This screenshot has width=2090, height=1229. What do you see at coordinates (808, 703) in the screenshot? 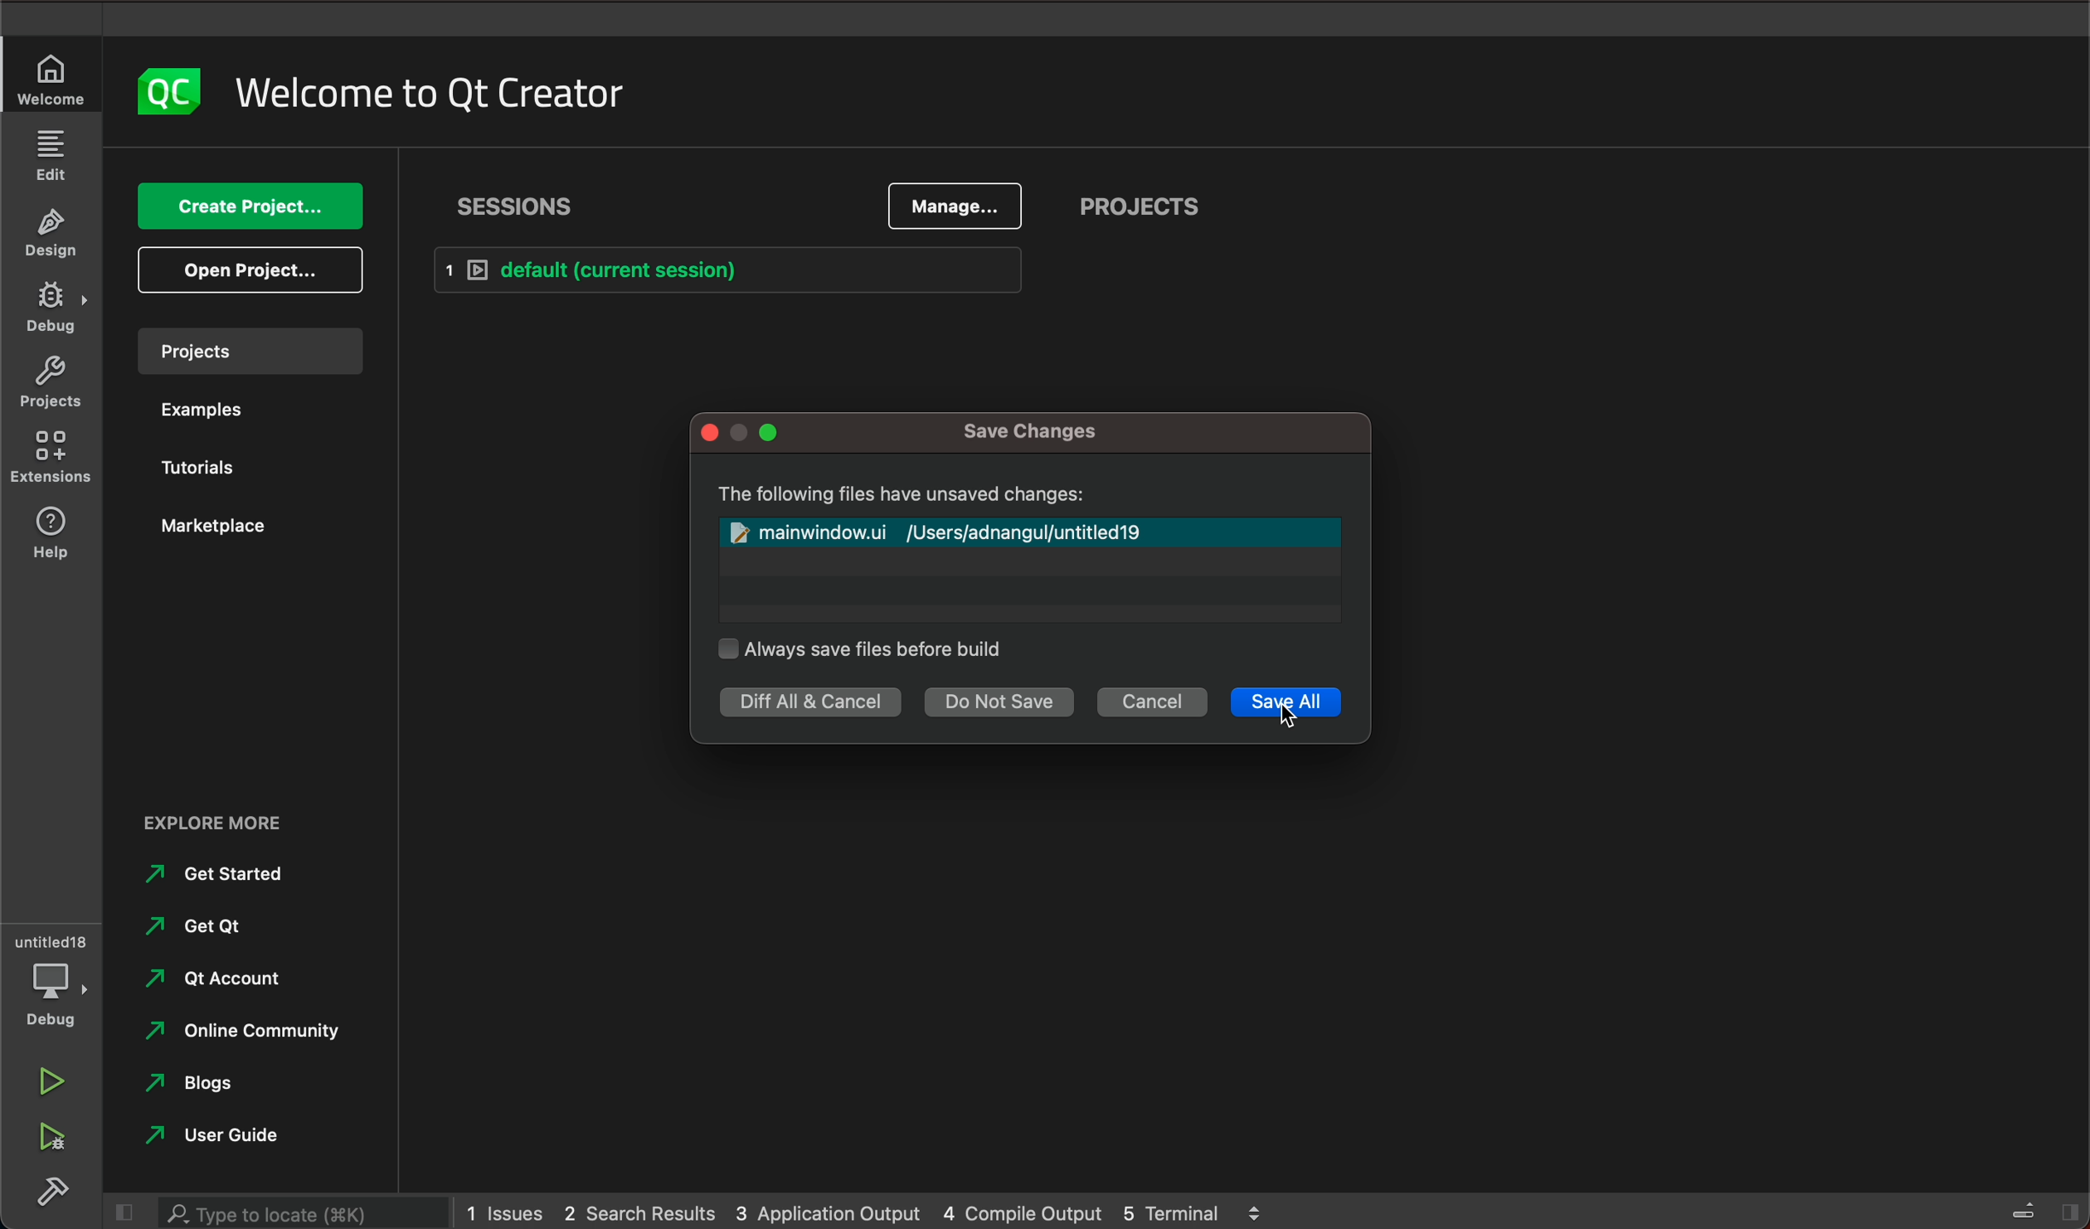
I see `diff and cancel` at bounding box center [808, 703].